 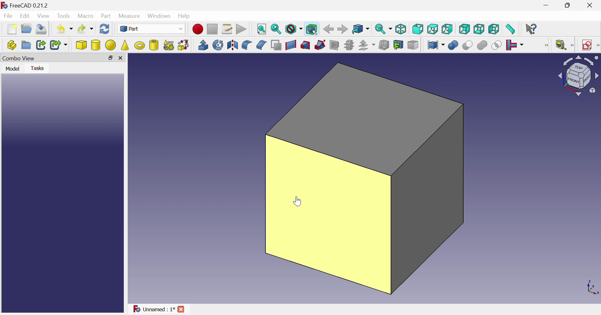 What do you see at coordinates (65, 28) in the screenshot?
I see `Undo` at bounding box center [65, 28].